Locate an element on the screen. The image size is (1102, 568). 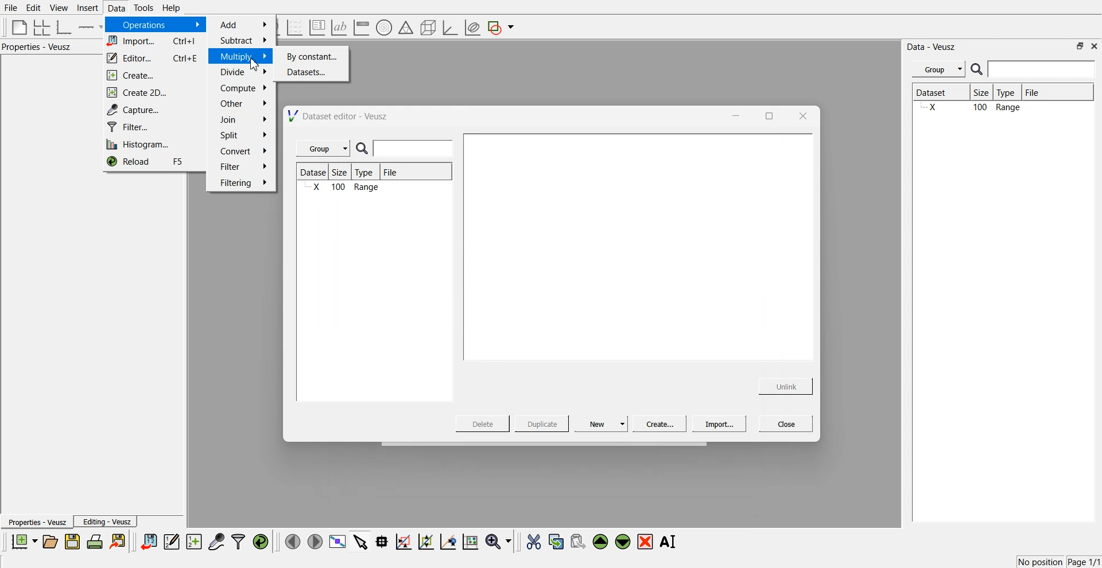
cursor is located at coordinates (255, 66).